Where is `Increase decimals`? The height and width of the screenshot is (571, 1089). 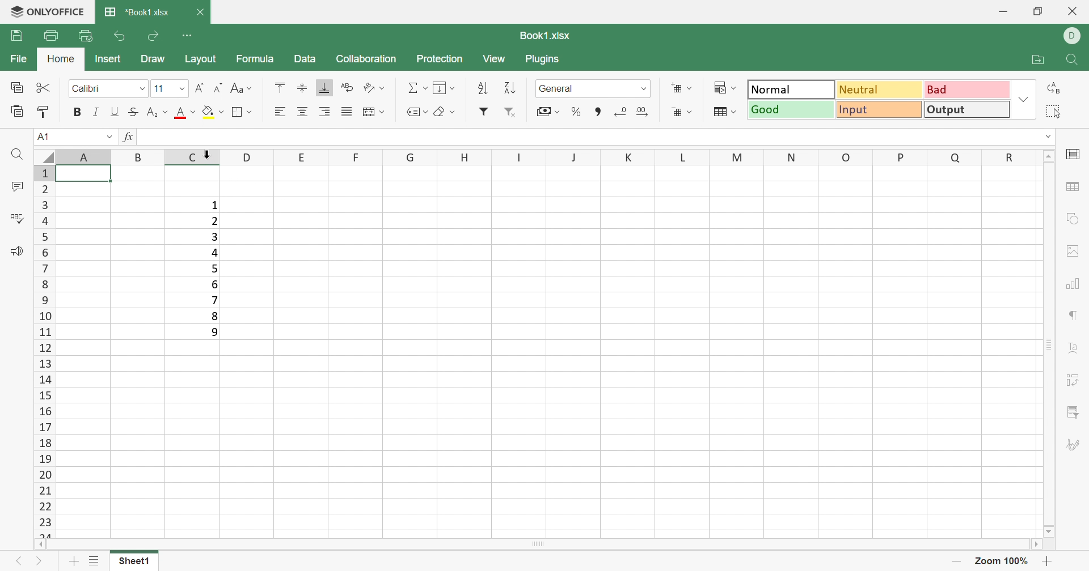 Increase decimals is located at coordinates (643, 112).